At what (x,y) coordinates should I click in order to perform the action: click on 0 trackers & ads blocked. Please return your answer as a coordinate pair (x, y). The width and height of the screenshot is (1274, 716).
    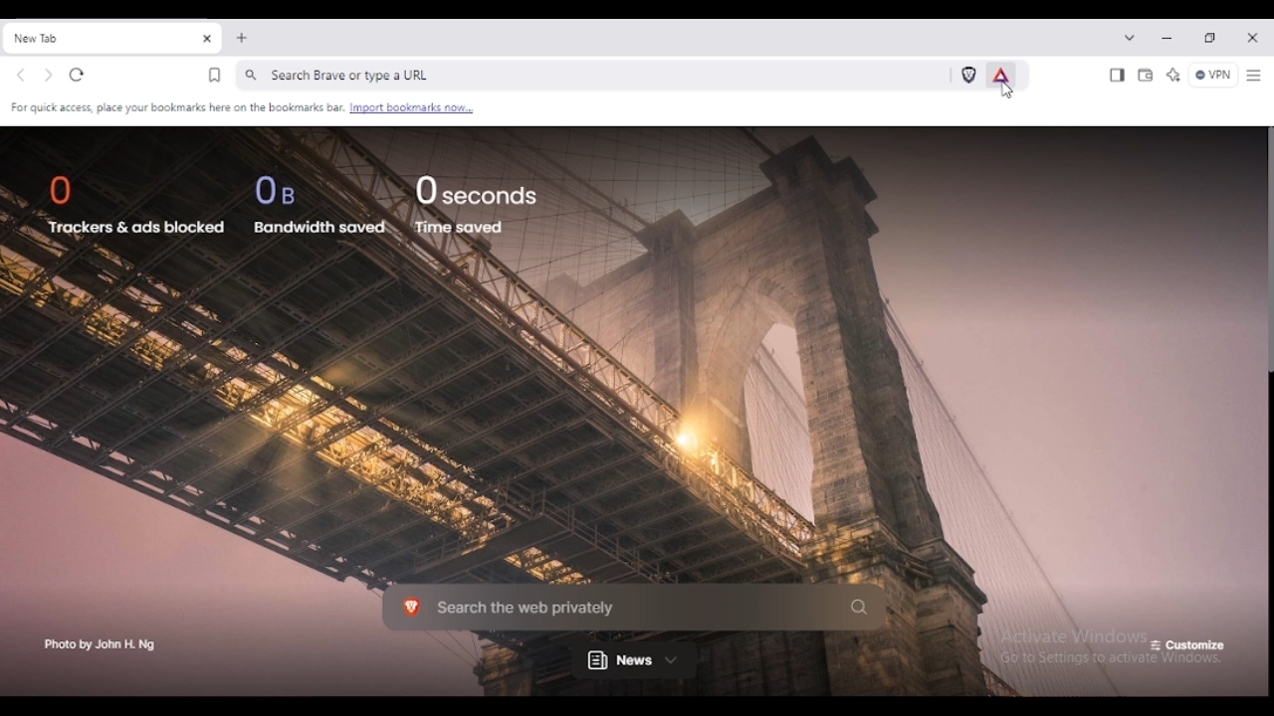
    Looking at the image, I should click on (133, 204).